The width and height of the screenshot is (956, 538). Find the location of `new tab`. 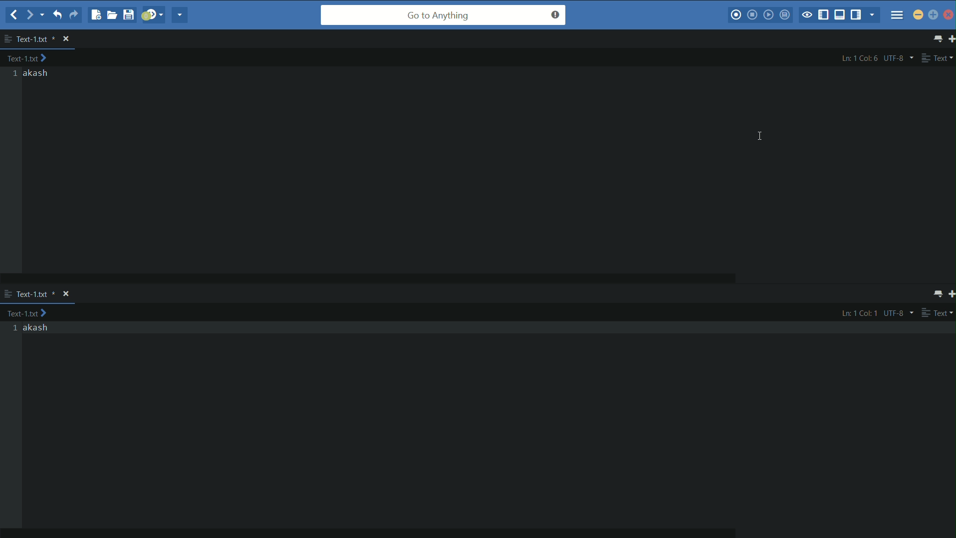

new tab is located at coordinates (950, 38).